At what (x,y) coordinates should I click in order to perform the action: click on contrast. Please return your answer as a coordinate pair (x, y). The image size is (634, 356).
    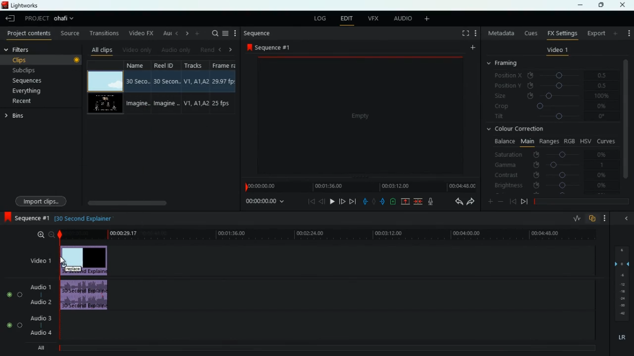
    Looking at the image, I should click on (550, 176).